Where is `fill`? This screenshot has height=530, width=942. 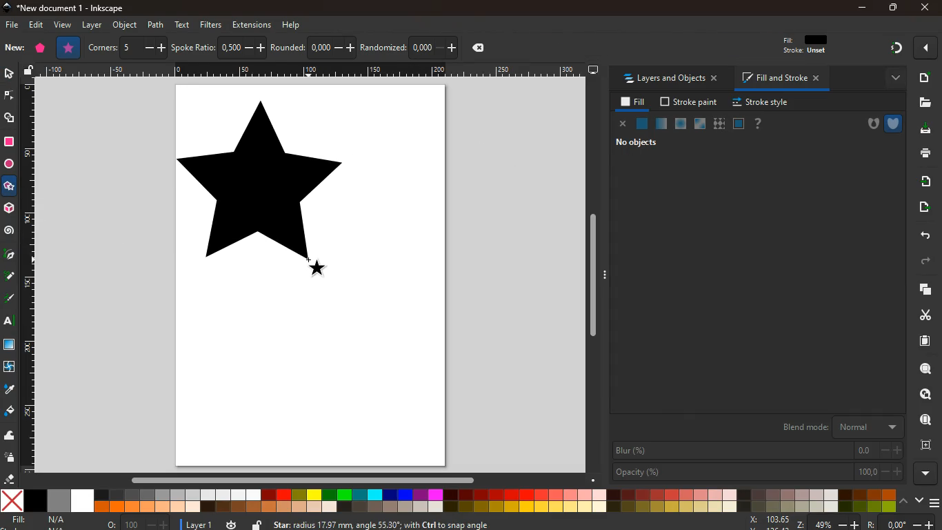
fill is located at coordinates (632, 102).